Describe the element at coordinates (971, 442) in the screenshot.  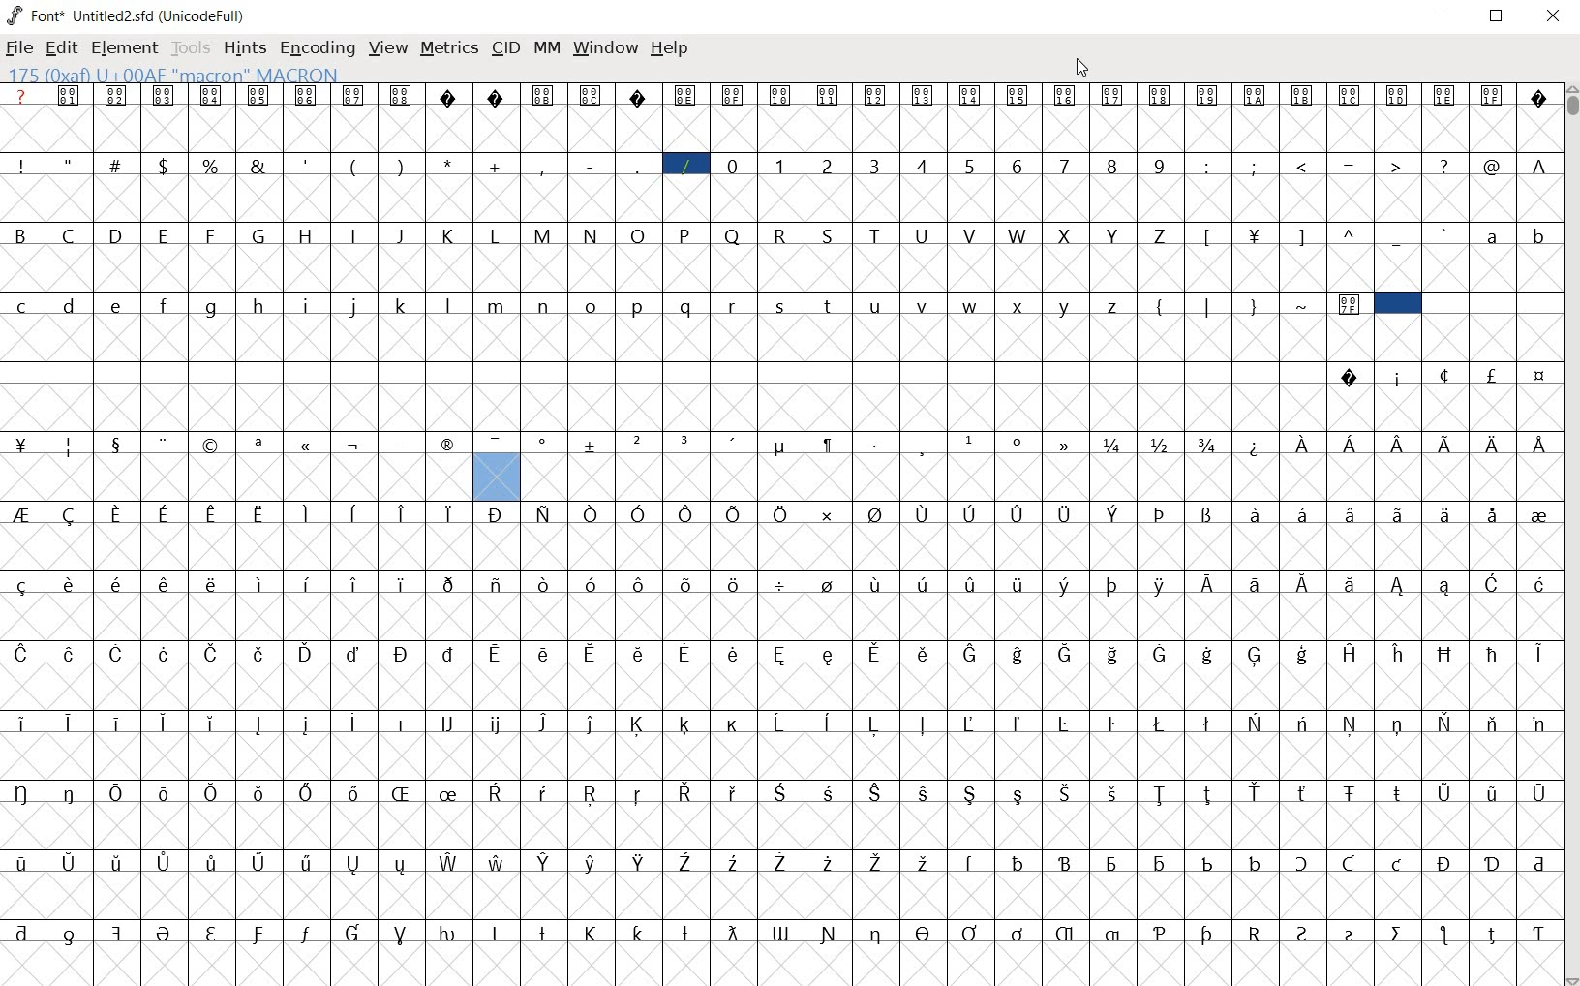
I see `Symbol` at that location.